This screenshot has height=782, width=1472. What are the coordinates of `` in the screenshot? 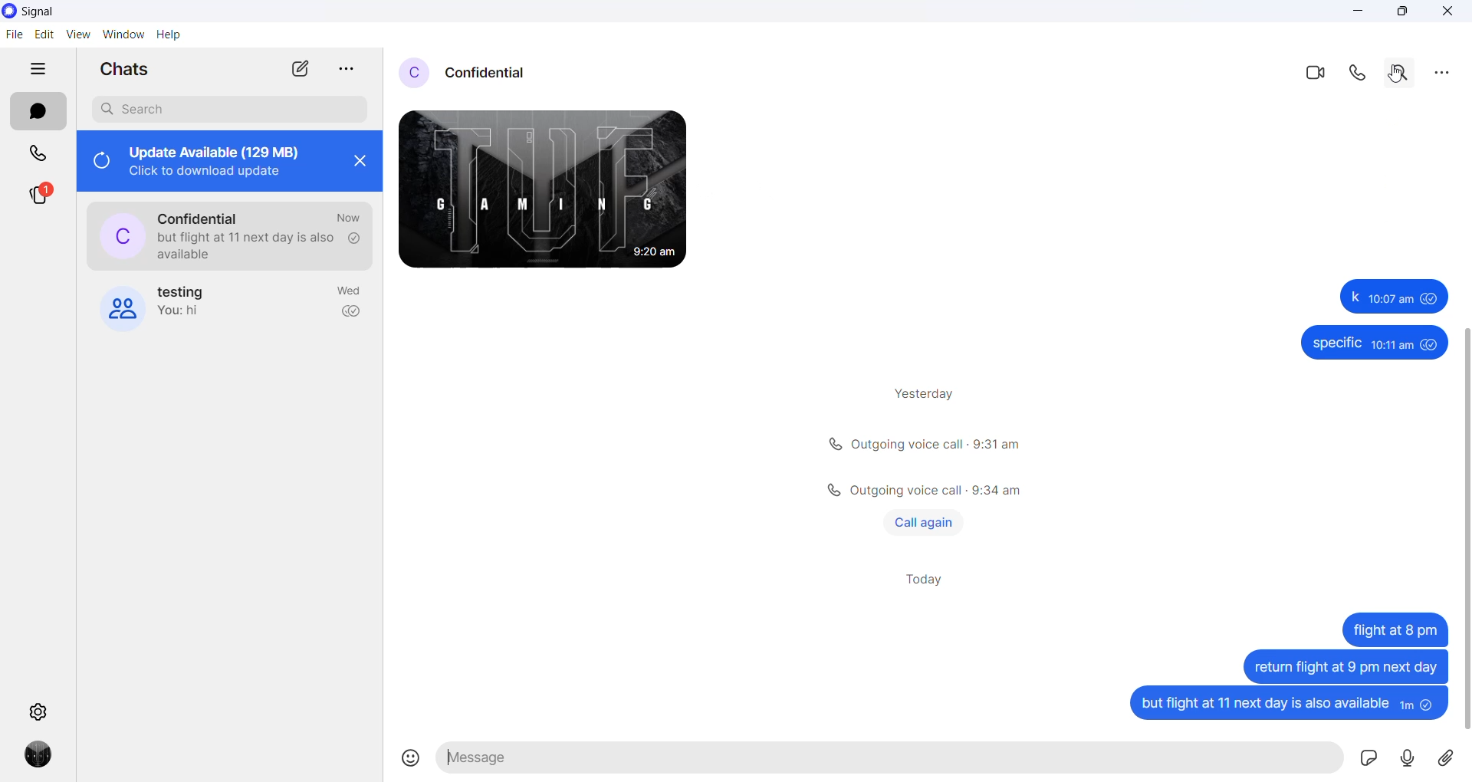 It's located at (1390, 296).